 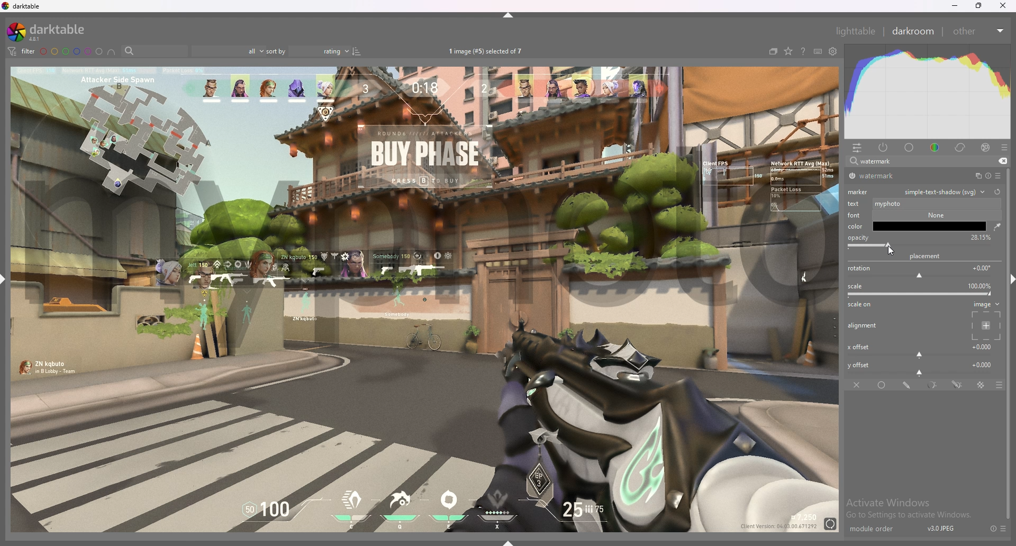 I want to click on lighttable, so click(x=855, y=31).